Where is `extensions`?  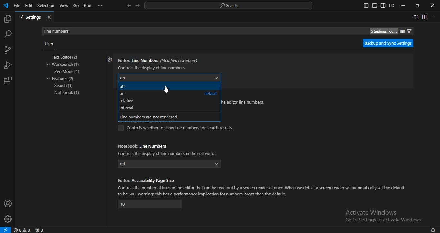
extensions is located at coordinates (7, 81).